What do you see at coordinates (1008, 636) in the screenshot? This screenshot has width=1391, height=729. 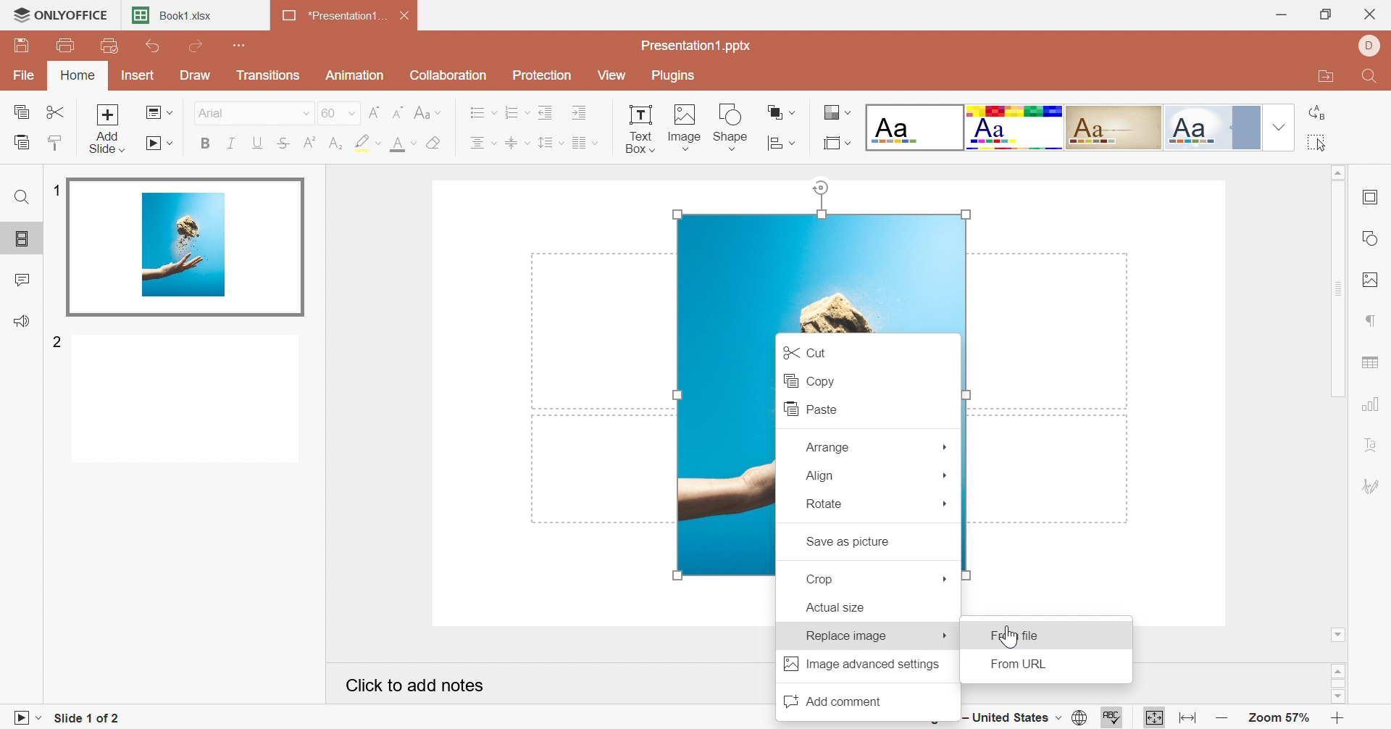 I see `Cursor` at bounding box center [1008, 636].